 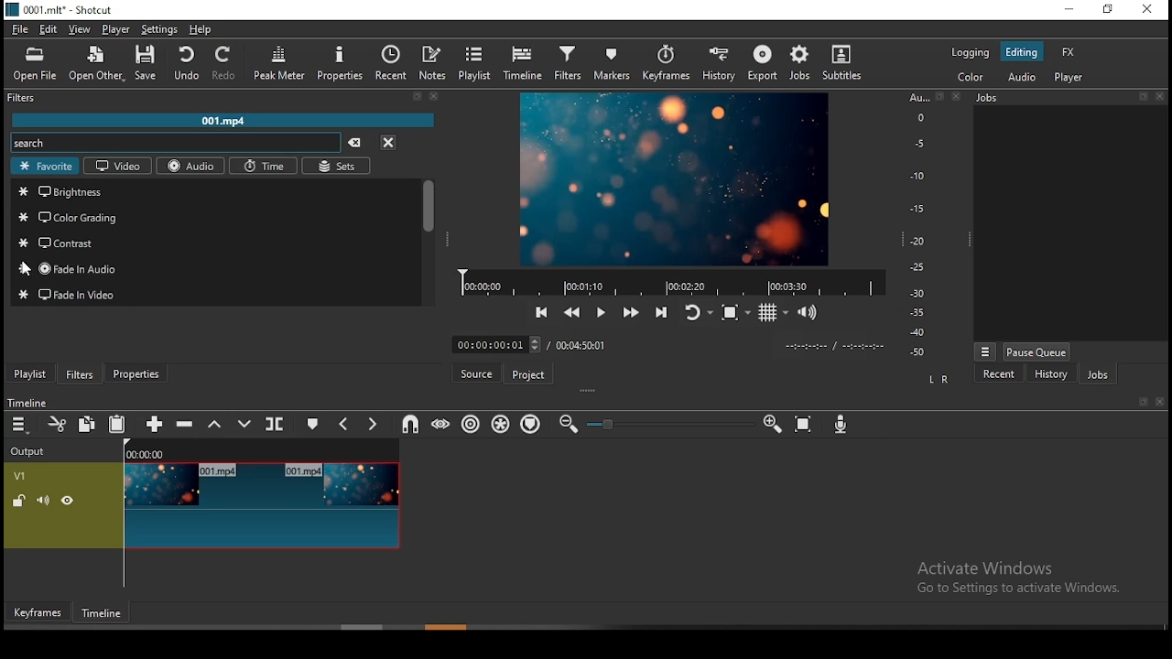 What do you see at coordinates (372, 422) in the screenshot?
I see `next marker` at bounding box center [372, 422].